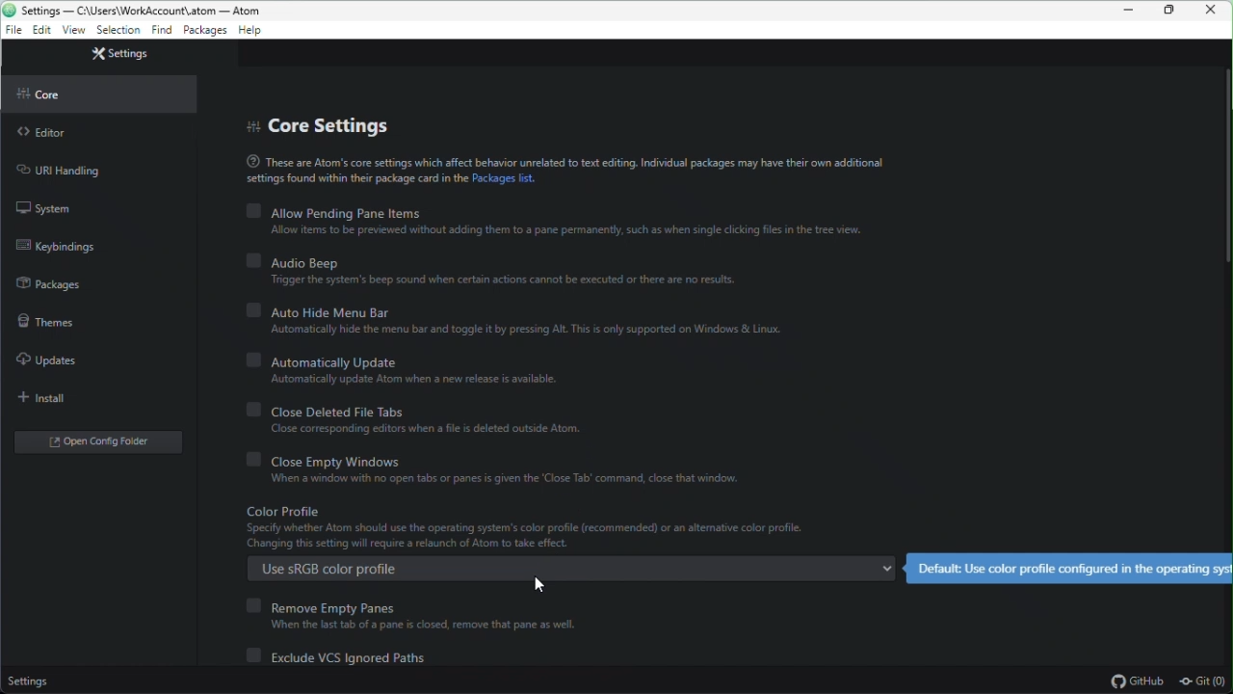 The image size is (1233, 694). What do you see at coordinates (12, 32) in the screenshot?
I see `file` at bounding box center [12, 32].